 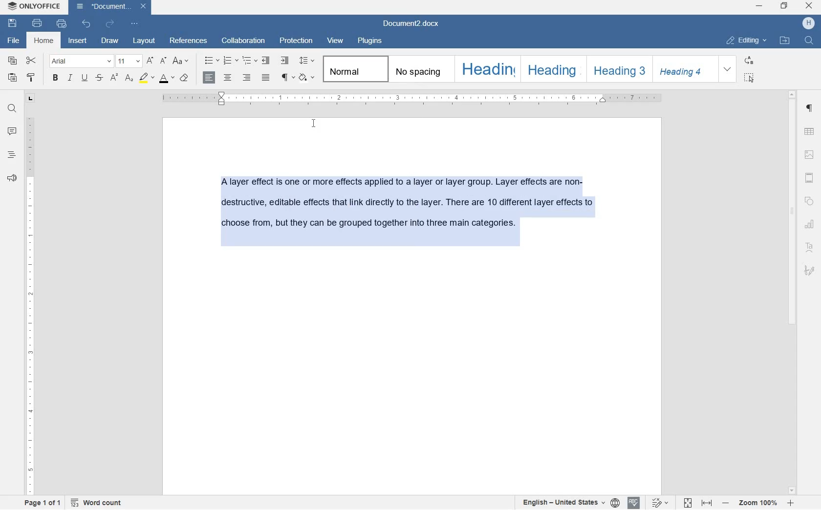 What do you see at coordinates (295, 42) in the screenshot?
I see `protection` at bounding box center [295, 42].